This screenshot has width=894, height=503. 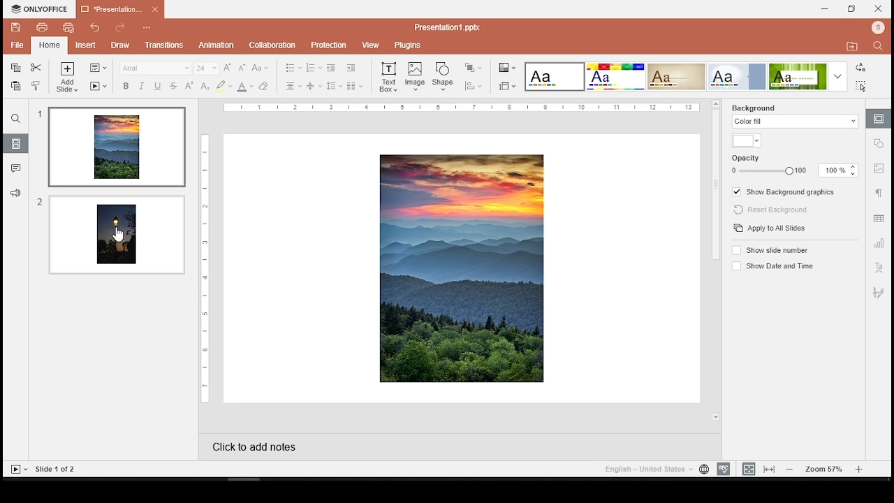 What do you see at coordinates (794, 170) in the screenshot?
I see `opacity` at bounding box center [794, 170].